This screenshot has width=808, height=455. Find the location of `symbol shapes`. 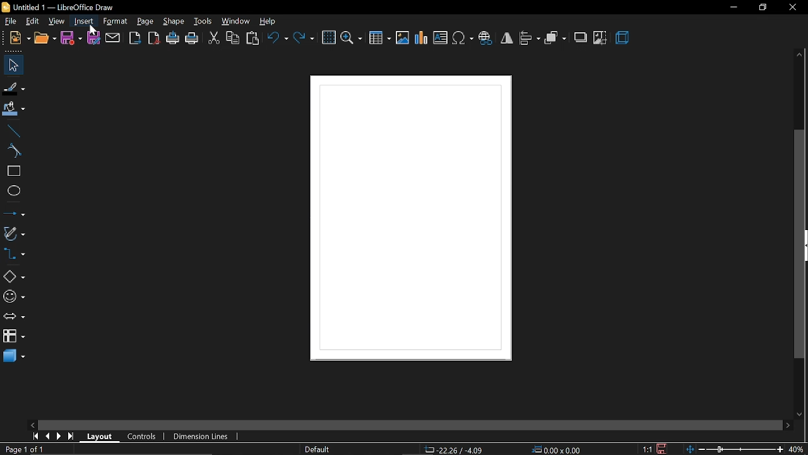

symbol shapes is located at coordinates (14, 298).